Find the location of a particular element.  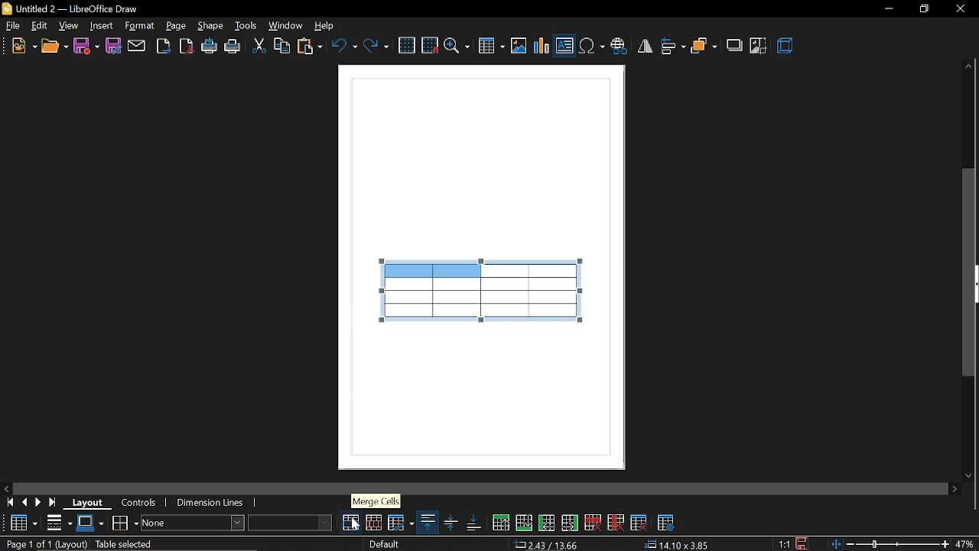

edit is located at coordinates (38, 24).